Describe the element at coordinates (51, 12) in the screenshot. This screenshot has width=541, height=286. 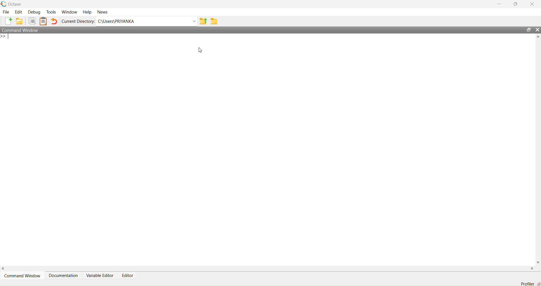
I see `Tools` at that location.